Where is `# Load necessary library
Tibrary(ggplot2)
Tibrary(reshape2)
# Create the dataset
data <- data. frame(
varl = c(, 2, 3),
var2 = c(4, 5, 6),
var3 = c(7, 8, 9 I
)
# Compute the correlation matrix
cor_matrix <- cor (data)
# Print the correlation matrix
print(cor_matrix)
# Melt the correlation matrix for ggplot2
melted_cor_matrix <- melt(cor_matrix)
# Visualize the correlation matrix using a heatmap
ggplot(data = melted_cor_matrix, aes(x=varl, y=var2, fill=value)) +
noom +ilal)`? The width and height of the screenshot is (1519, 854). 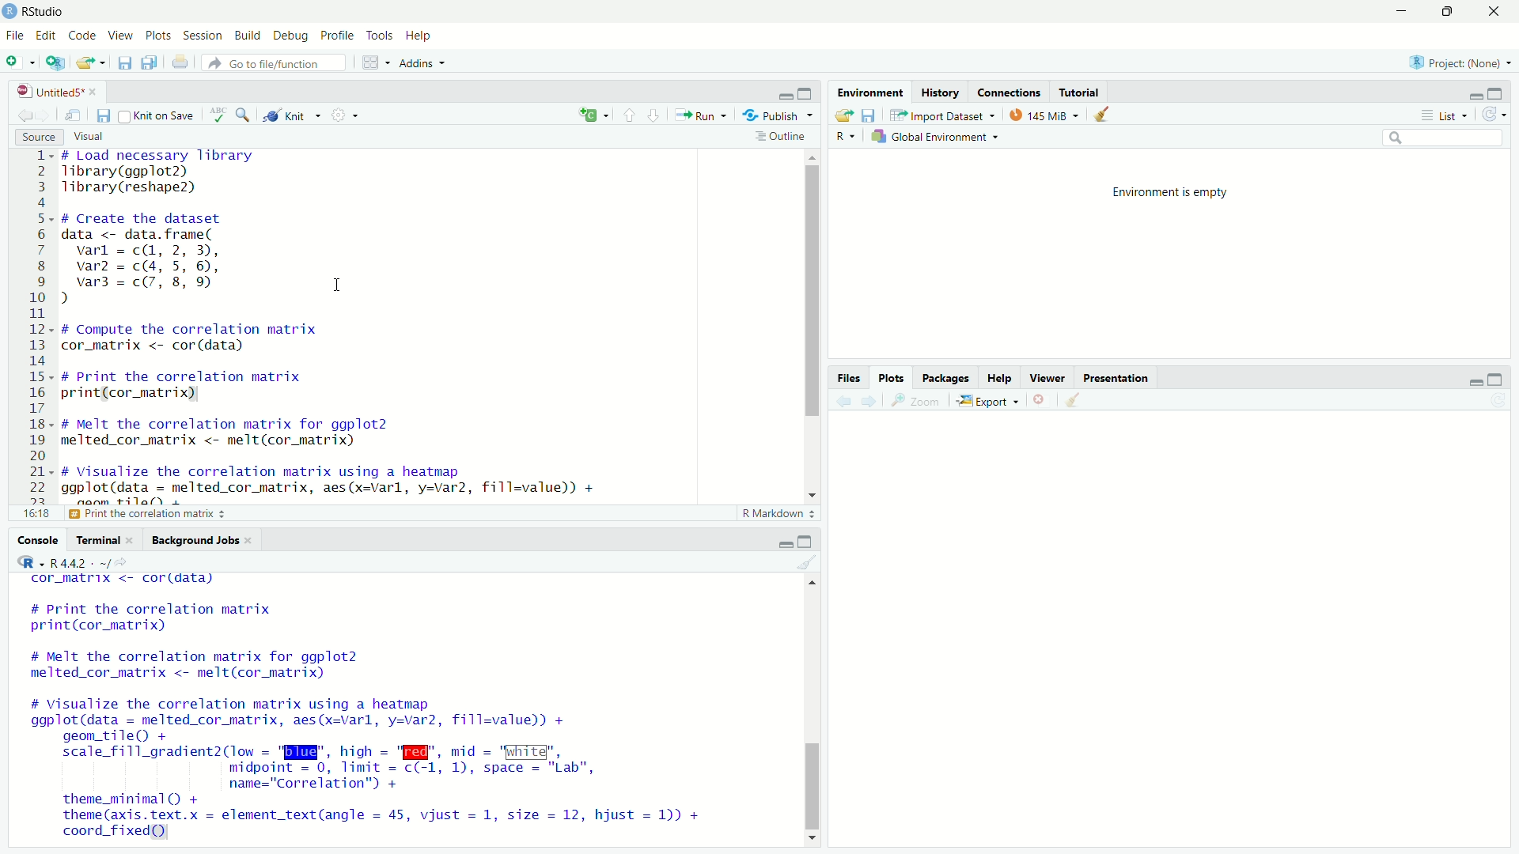
# Load necessary library
Tibrary(ggplot2)
Tibrary(reshape2)
# Create the dataset
data <- data. frame(
varl = c(, 2, 3),
var2 = c(4, 5, 6),
var3 = c(7, 8, 9 I
)
# Compute the correlation matrix
cor_matrix <- cor (data)
# Print the correlation matrix
print(cor_matrix)
# Melt the correlation matrix for ggplot2
melted_cor_matrix <- melt(cor_matrix)
# Visualize the correlation matrix using a heatmap
ggplot(data = melted_cor_matrix, aes(x=varl, y=var2, fill=value)) +
noom +ilal) is located at coordinates (378, 328).